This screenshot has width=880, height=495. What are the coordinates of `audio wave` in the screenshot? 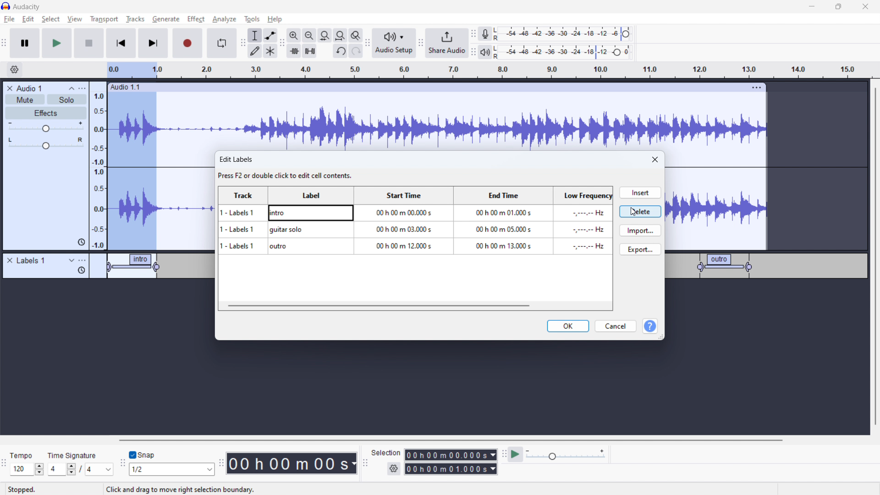 It's located at (437, 122).